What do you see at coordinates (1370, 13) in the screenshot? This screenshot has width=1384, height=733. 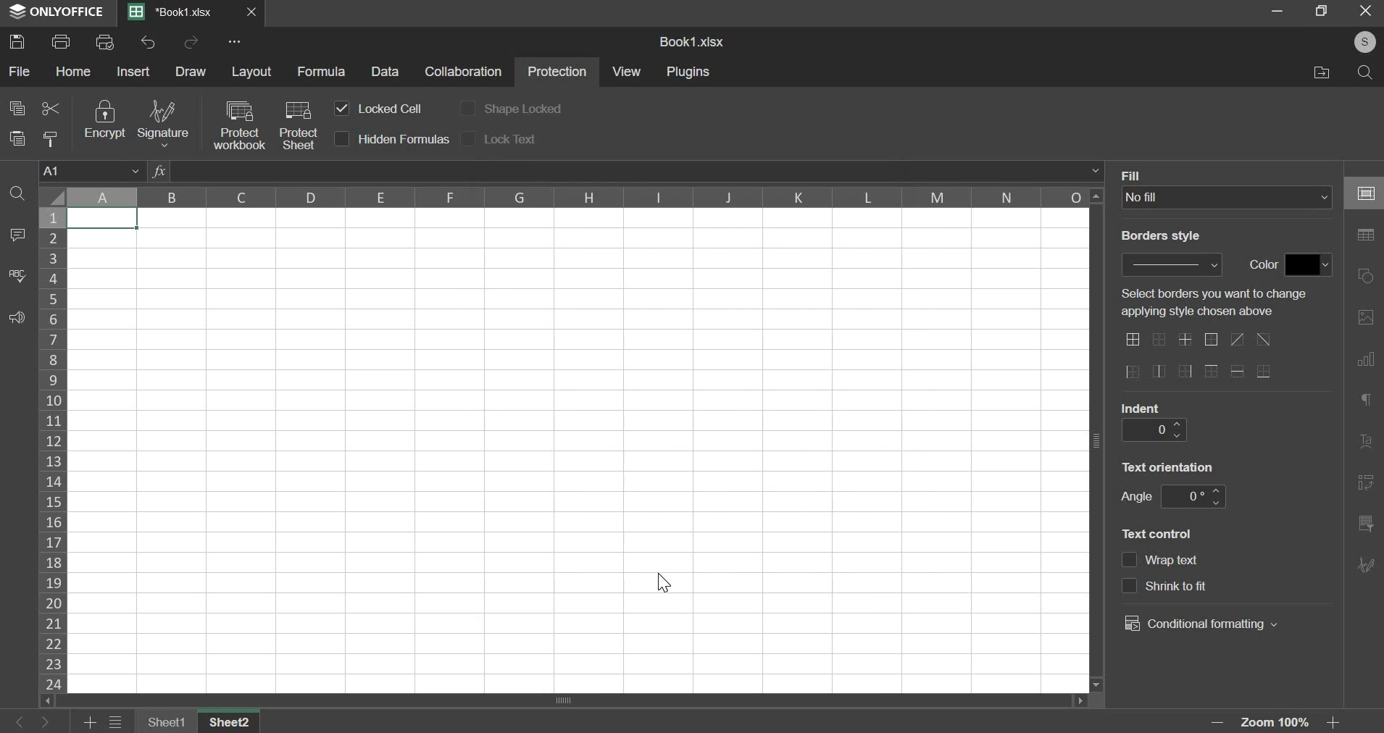 I see `Cancel` at bounding box center [1370, 13].